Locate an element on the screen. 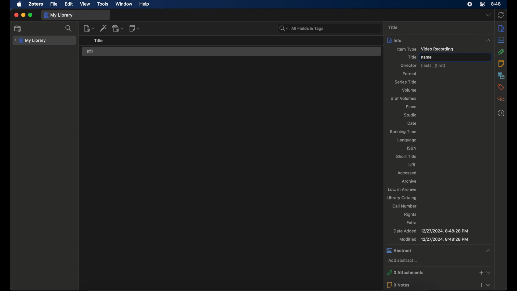  abstract is located at coordinates (501, 40).